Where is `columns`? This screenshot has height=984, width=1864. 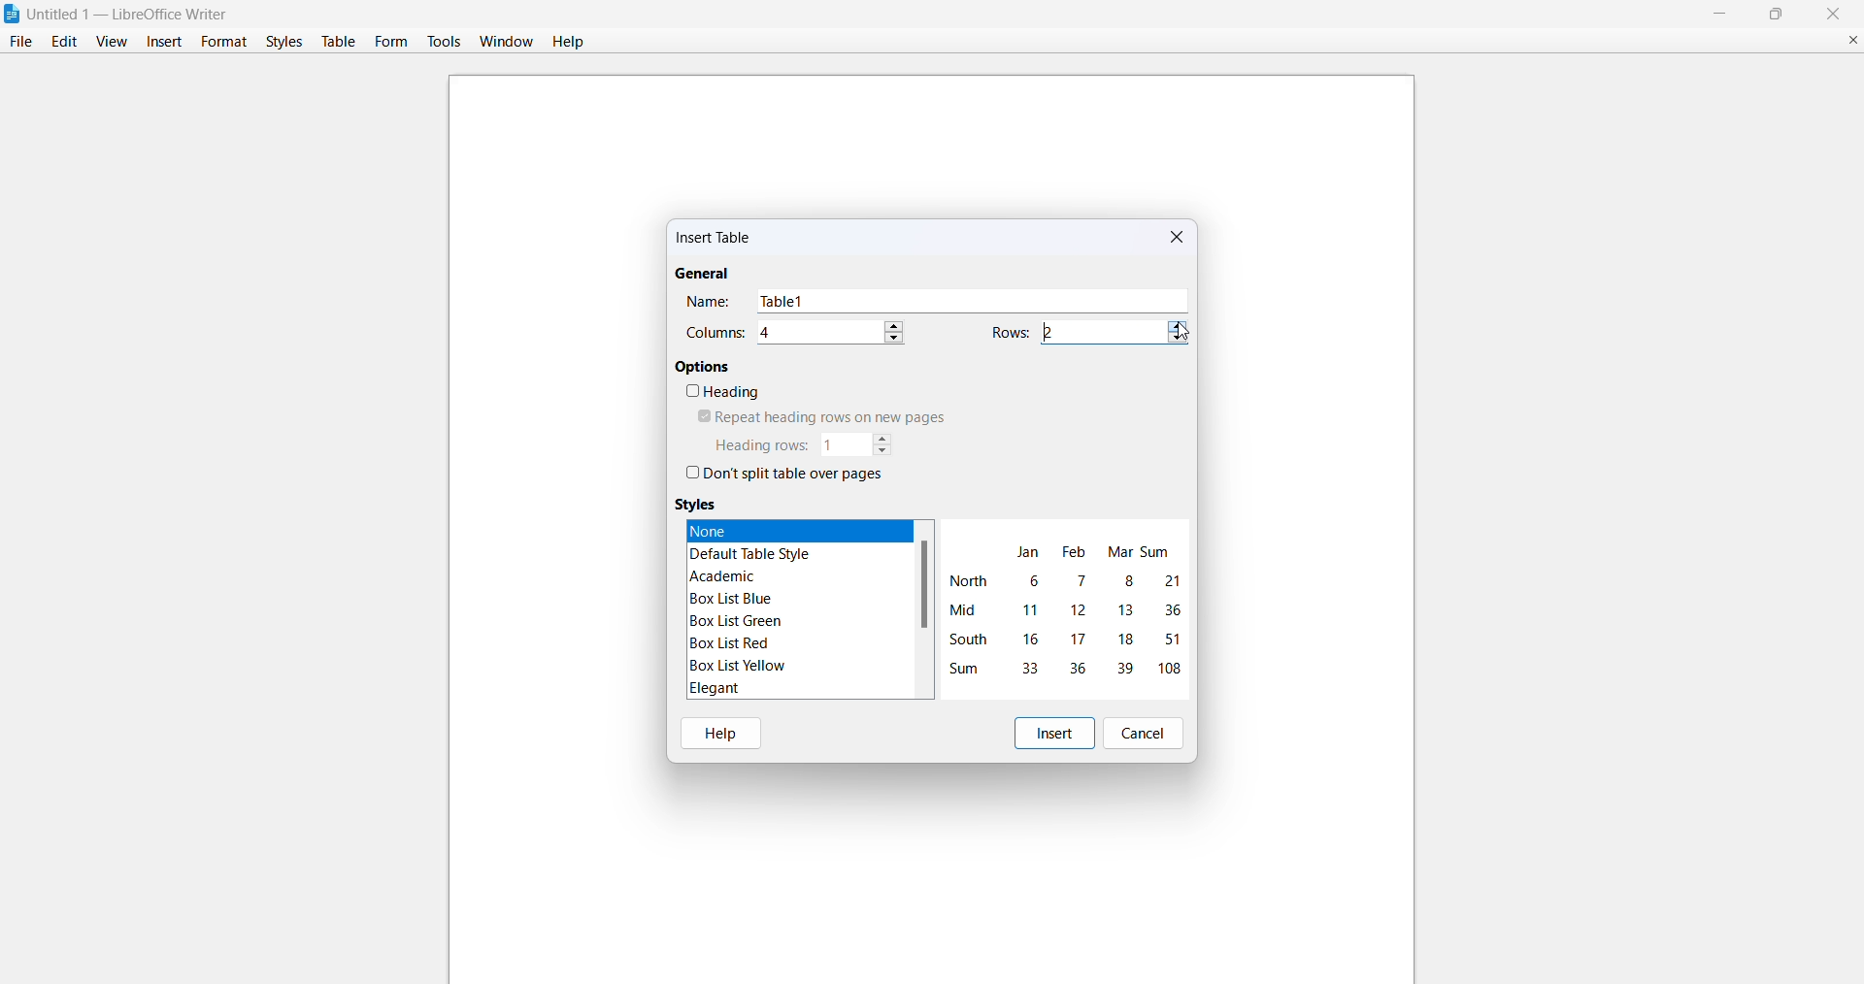 columns is located at coordinates (716, 333).